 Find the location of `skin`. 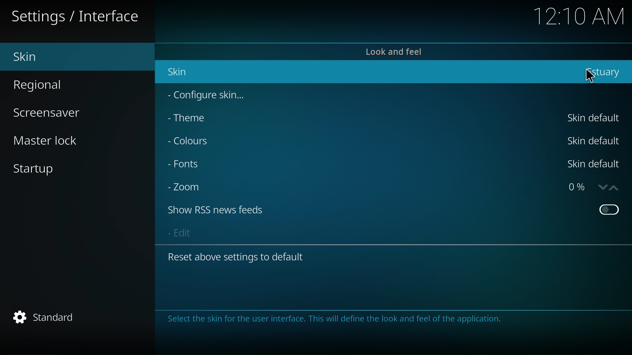

skin is located at coordinates (28, 57).